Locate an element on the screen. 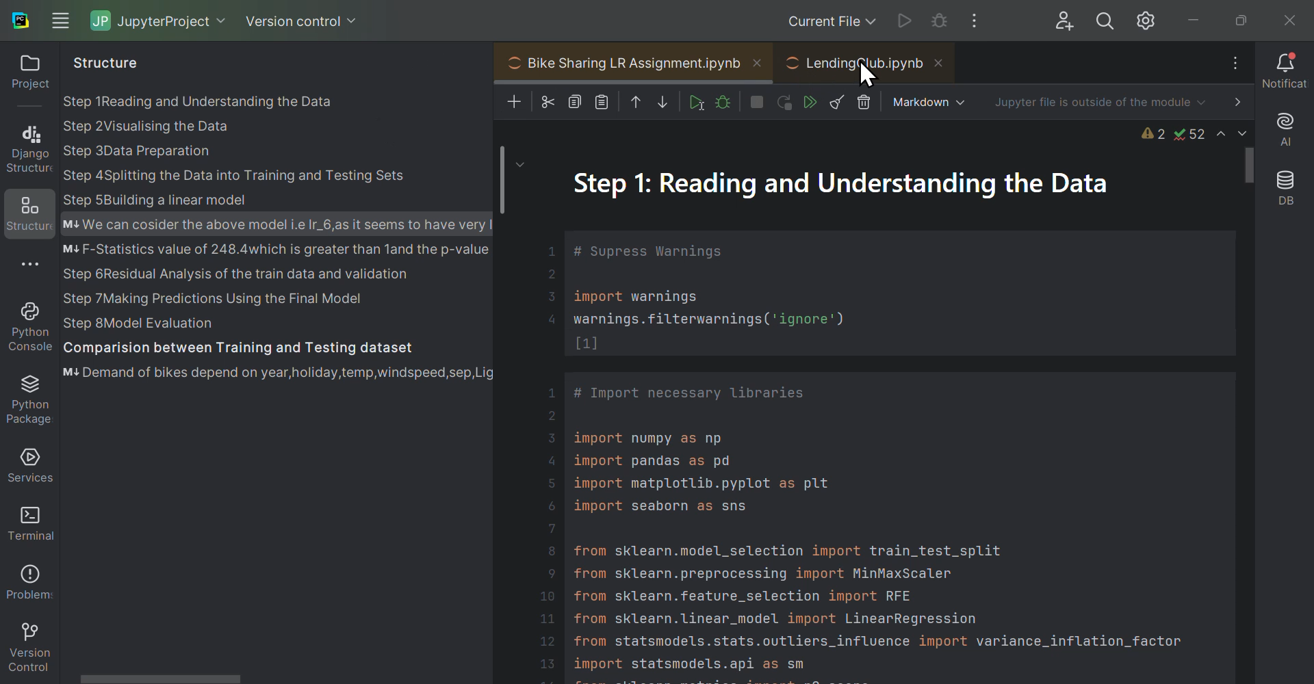 The image size is (1314, 684). Notifications is located at coordinates (1287, 73).